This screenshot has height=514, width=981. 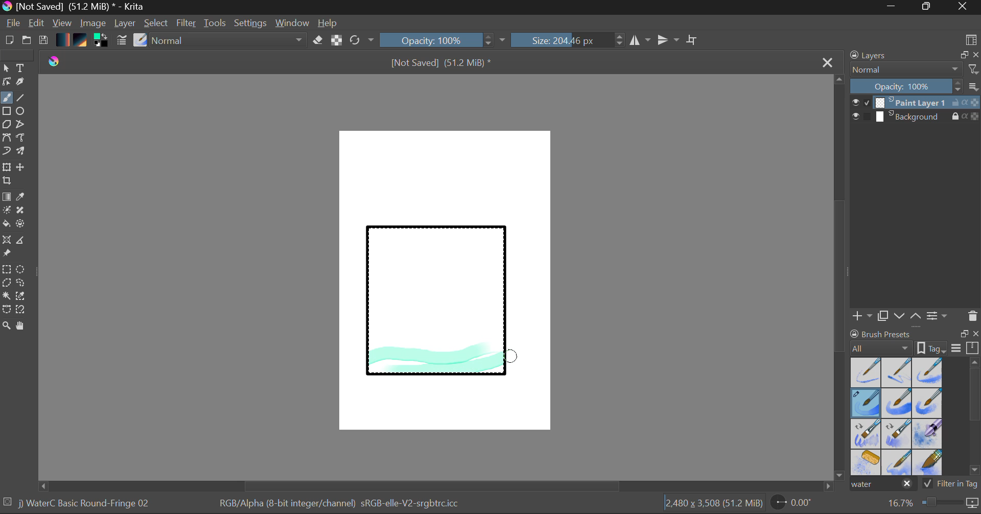 I want to click on Edit Shapes, so click(x=6, y=83).